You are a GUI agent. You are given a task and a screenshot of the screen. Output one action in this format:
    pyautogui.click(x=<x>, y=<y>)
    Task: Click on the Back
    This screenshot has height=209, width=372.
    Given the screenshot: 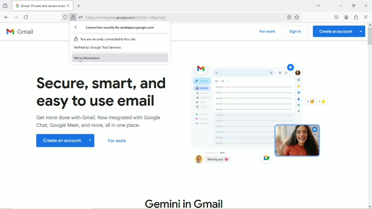 What is the action you would take?
    pyautogui.click(x=75, y=27)
    